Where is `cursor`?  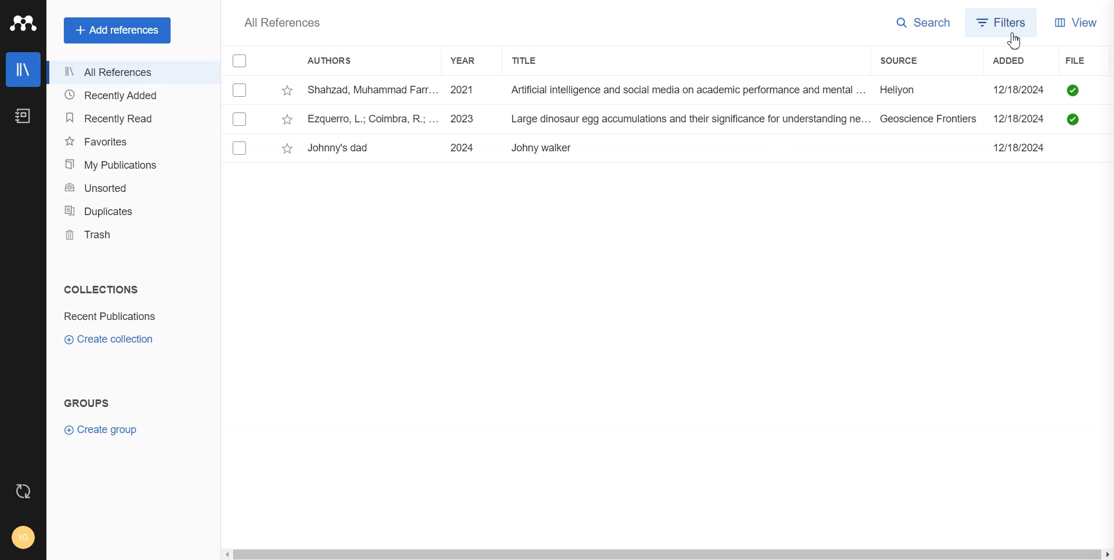
cursor is located at coordinates (1014, 41).